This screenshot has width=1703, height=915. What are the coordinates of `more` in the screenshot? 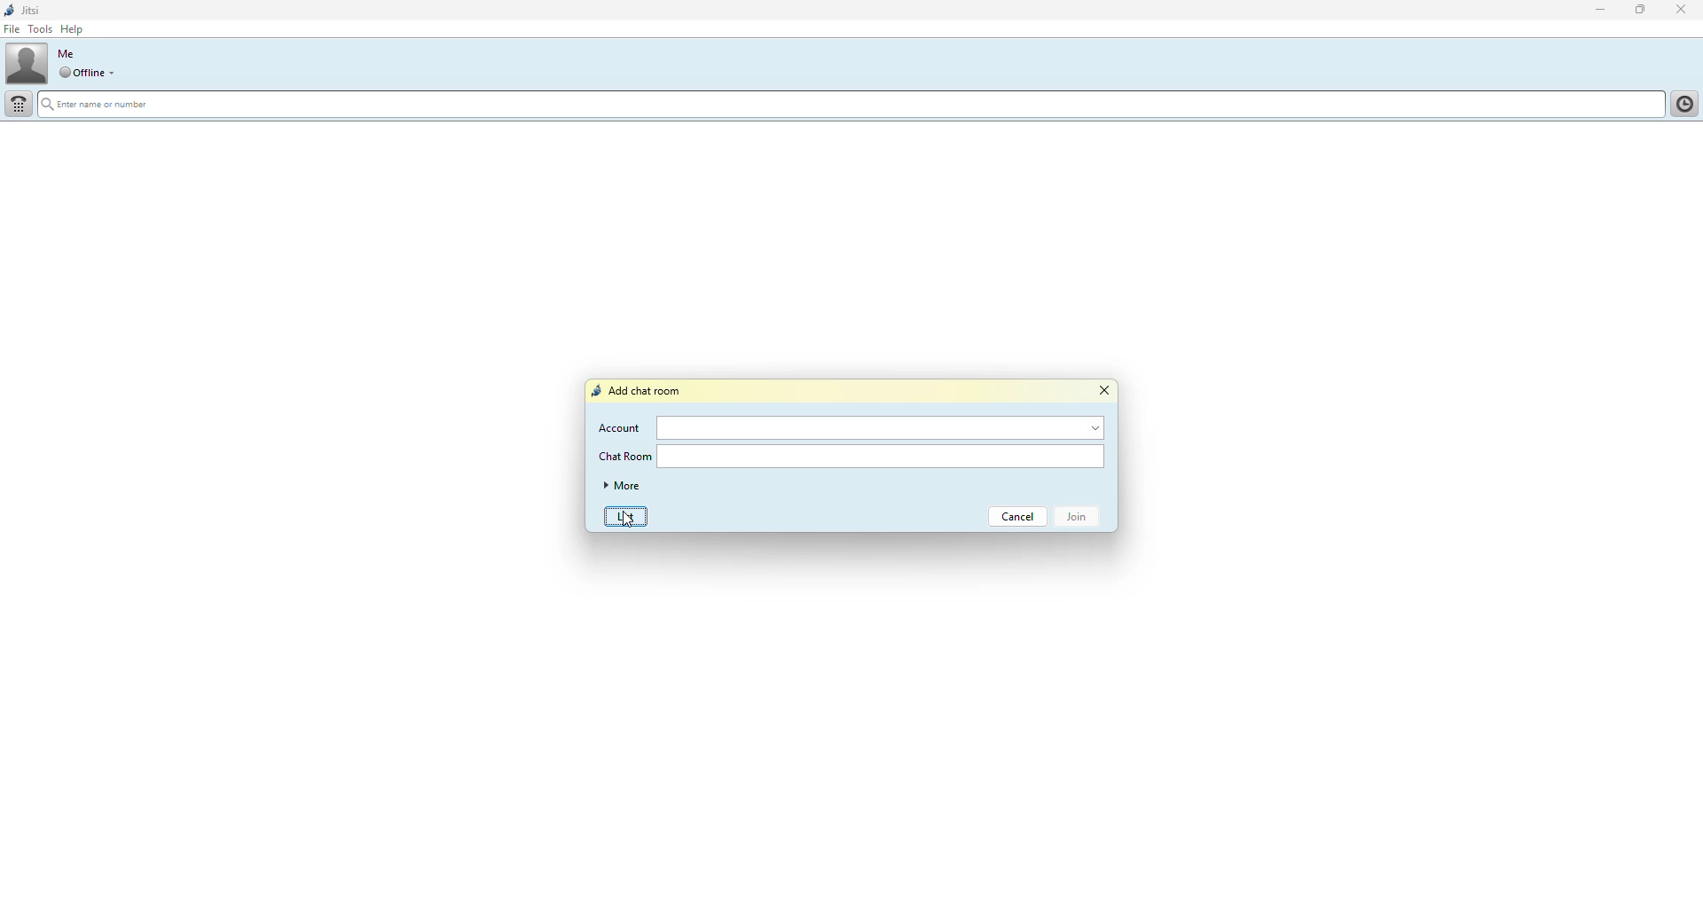 It's located at (621, 486).